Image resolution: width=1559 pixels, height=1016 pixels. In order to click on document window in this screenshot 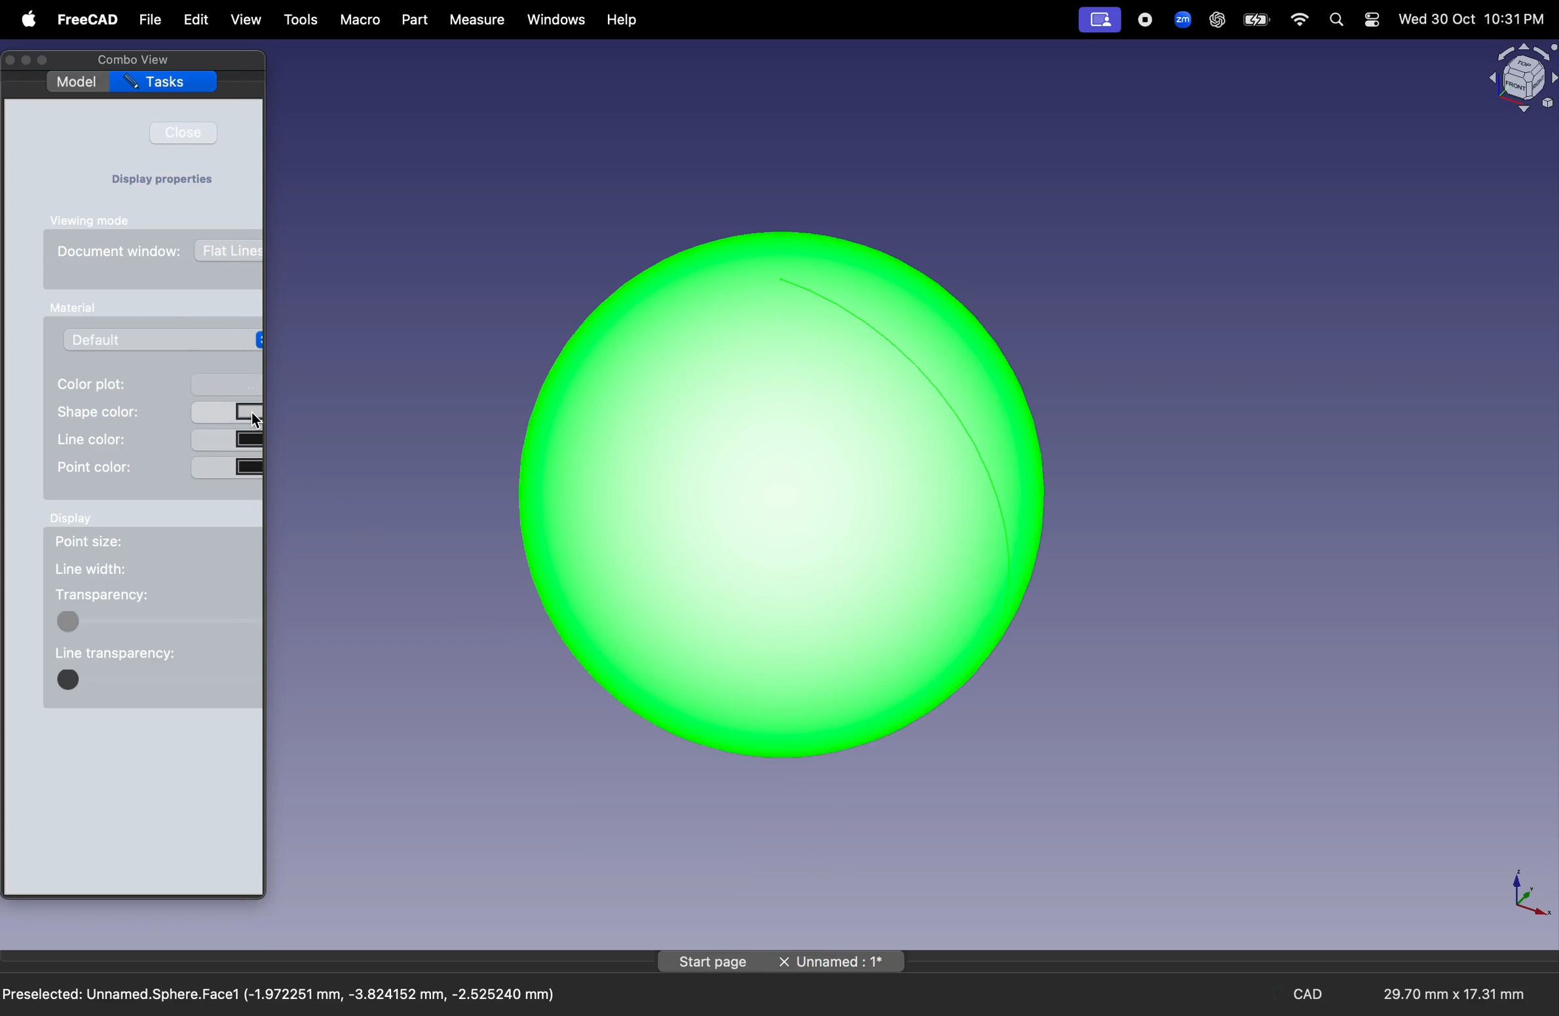, I will do `click(122, 253)`.